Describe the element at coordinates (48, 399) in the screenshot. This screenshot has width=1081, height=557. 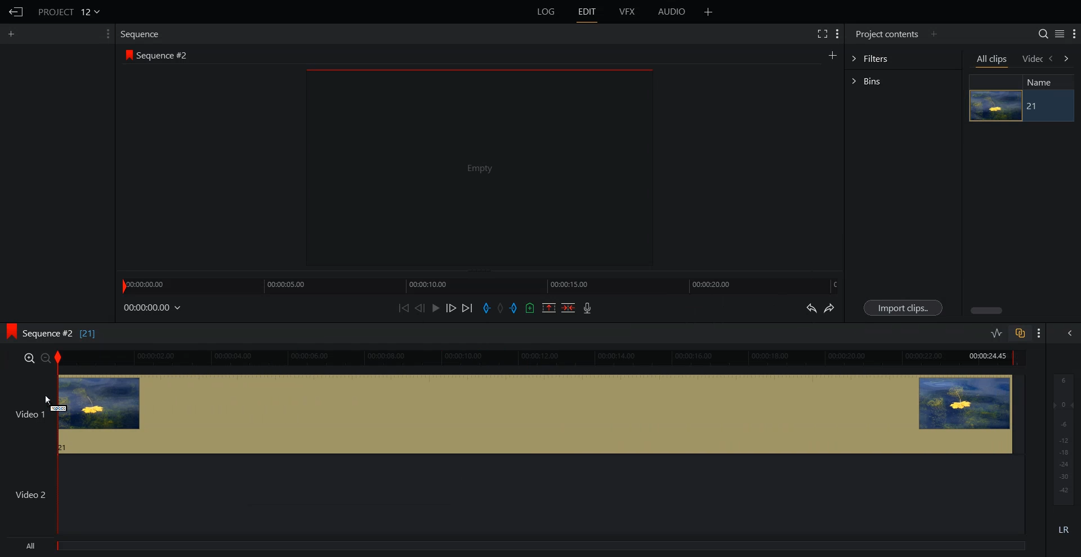
I see `cursor` at that location.